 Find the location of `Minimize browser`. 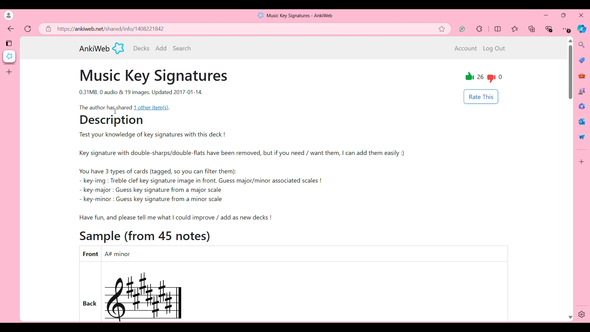

Minimize browser is located at coordinates (546, 15).